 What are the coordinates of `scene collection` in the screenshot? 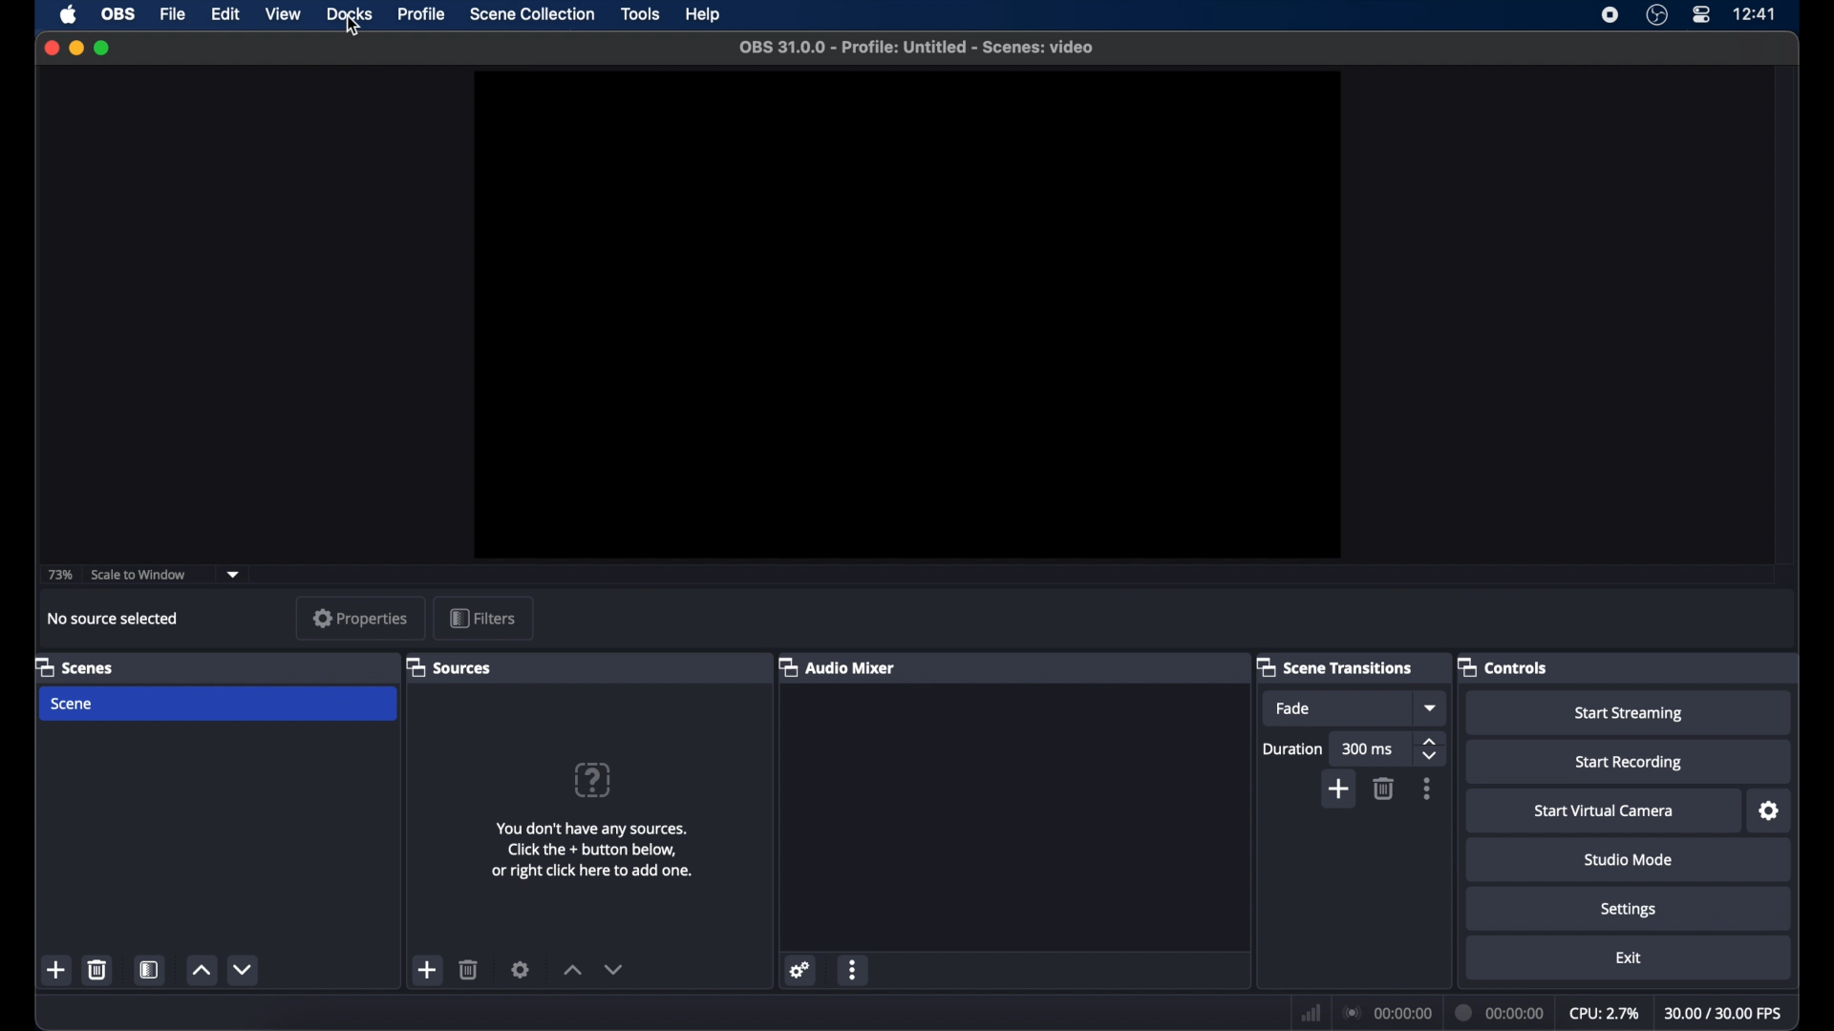 It's located at (532, 13).